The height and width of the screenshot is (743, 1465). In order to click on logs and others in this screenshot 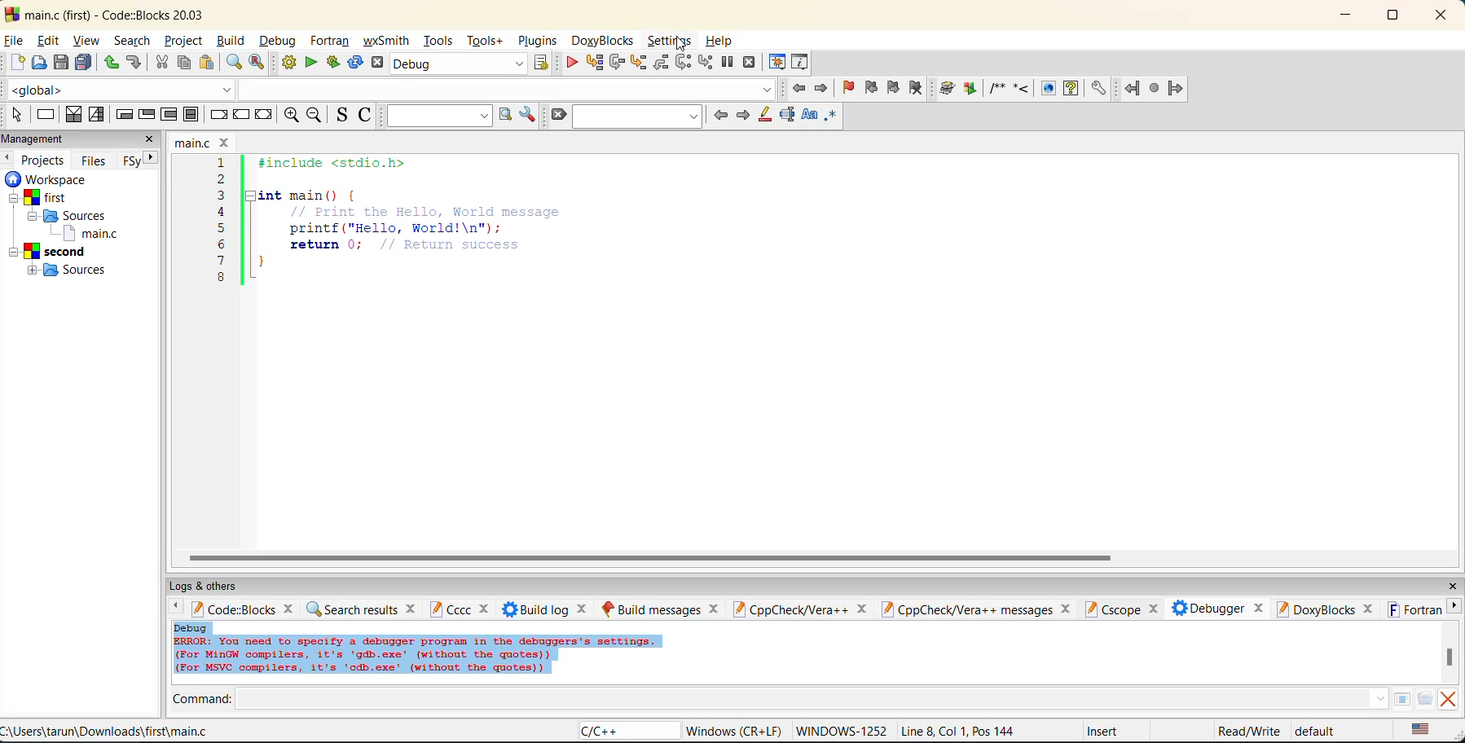, I will do `click(205, 584)`.